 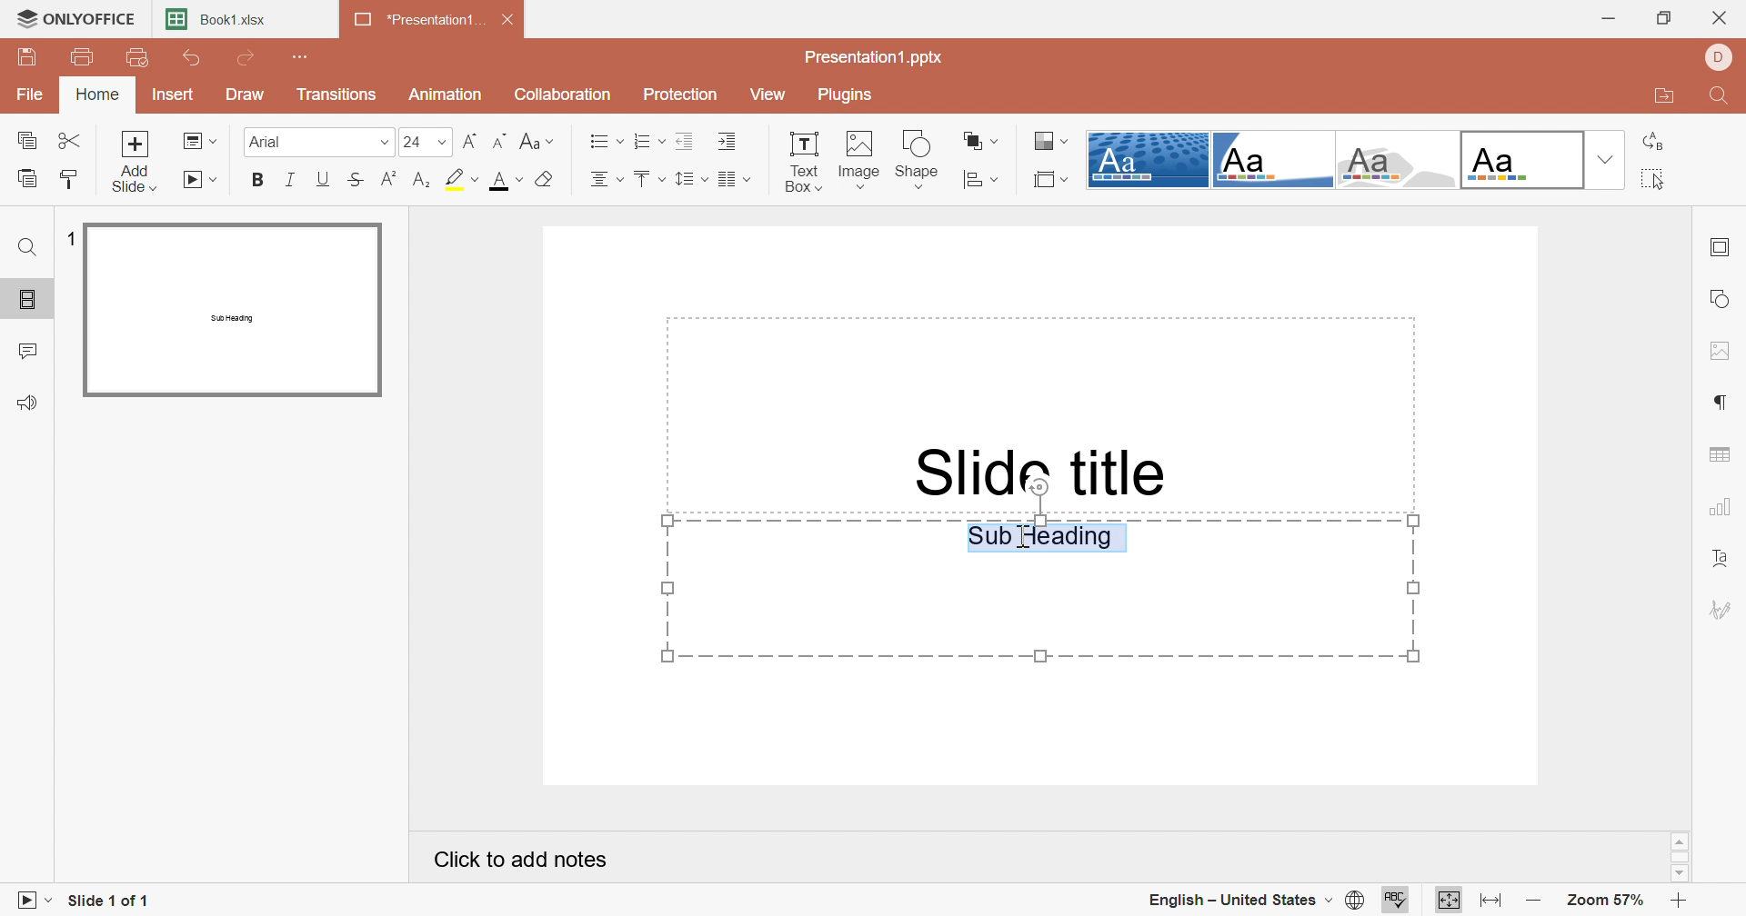 I want to click on Draw, so click(x=246, y=95).